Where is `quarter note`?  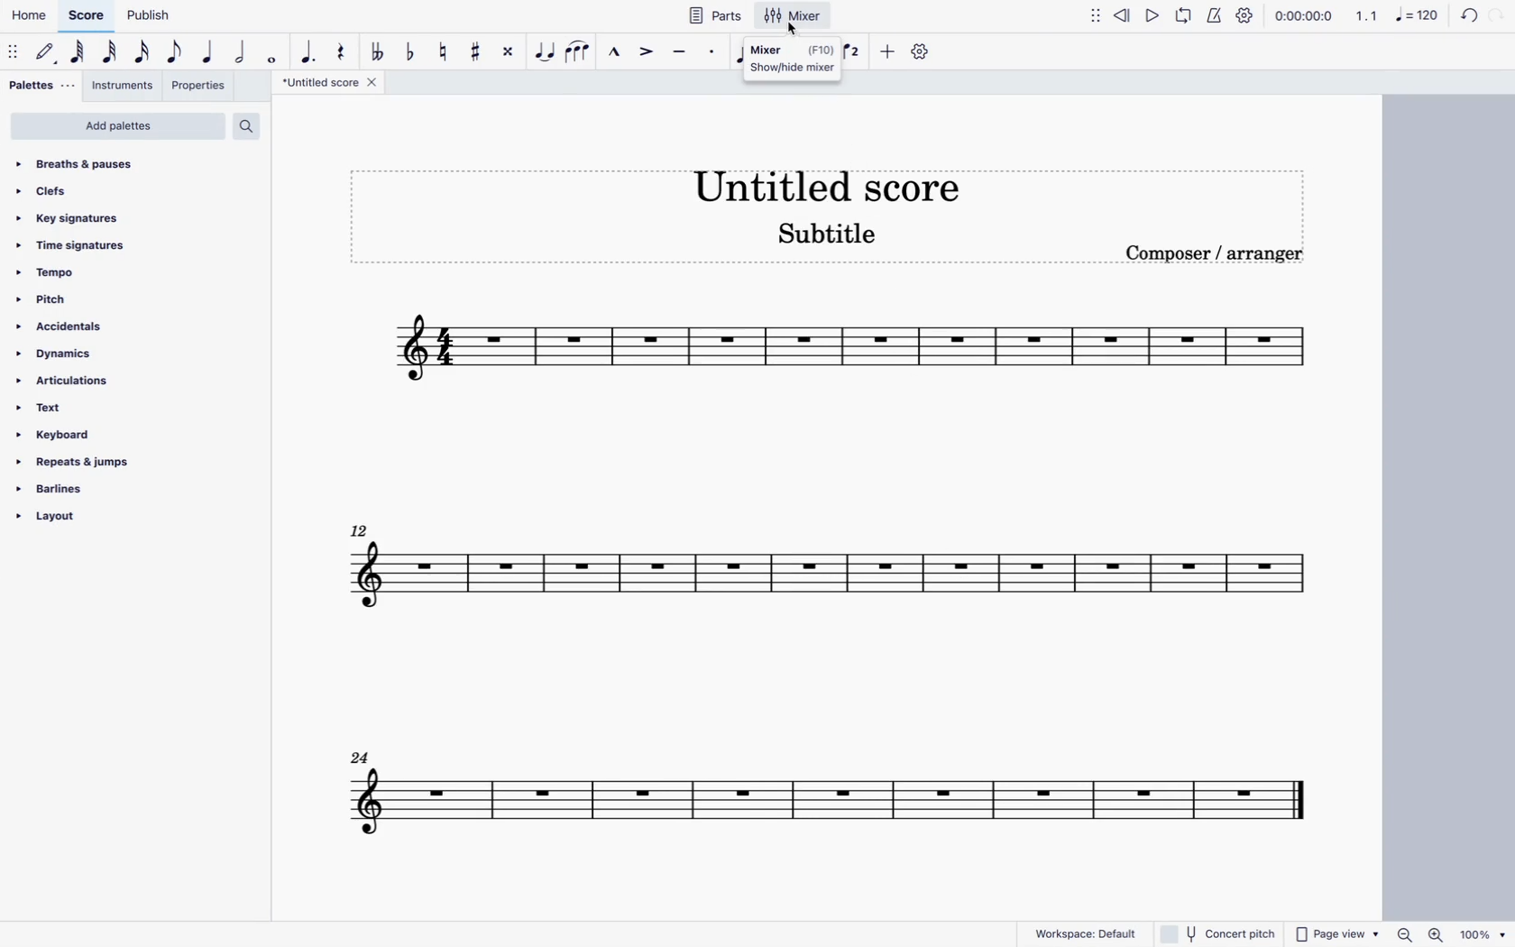
quarter note is located at coordinates (210, 53).